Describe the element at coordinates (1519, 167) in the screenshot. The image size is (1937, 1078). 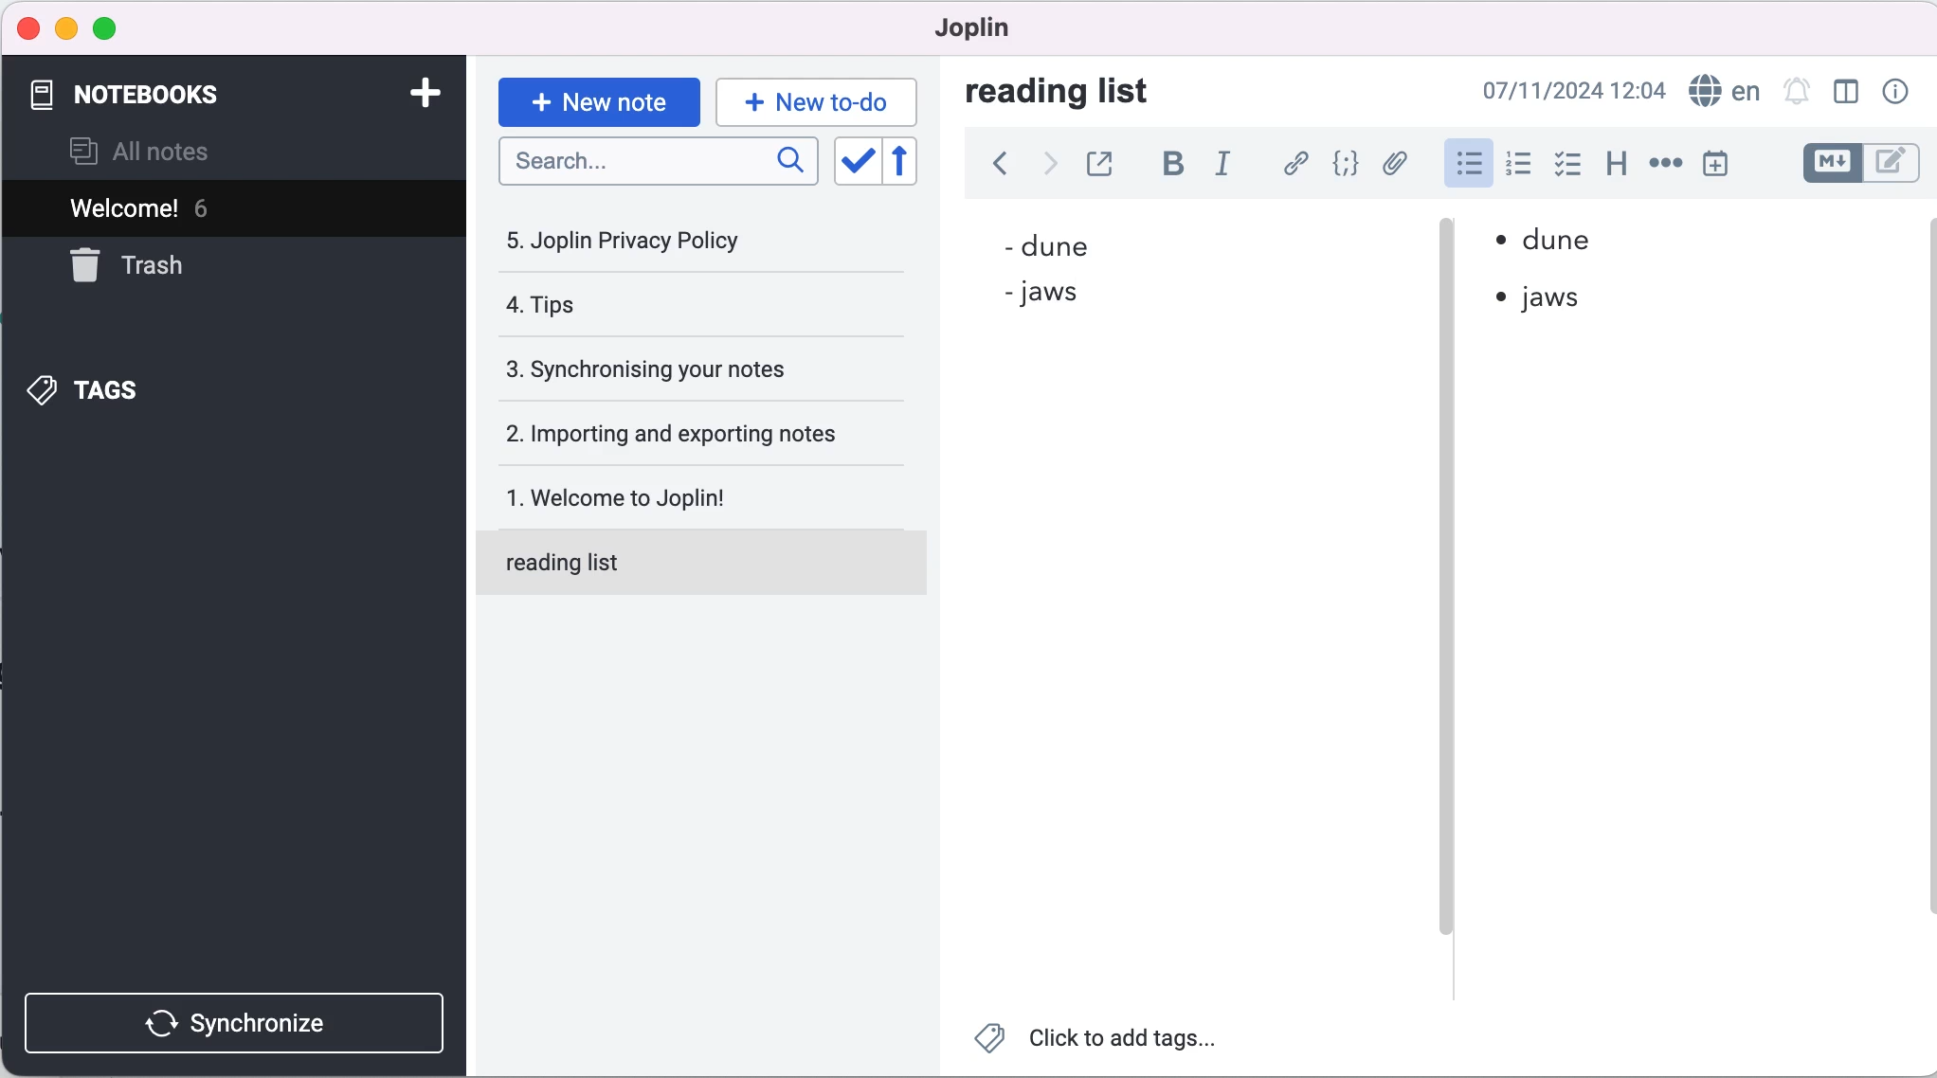
I see `numbered list` at that location.